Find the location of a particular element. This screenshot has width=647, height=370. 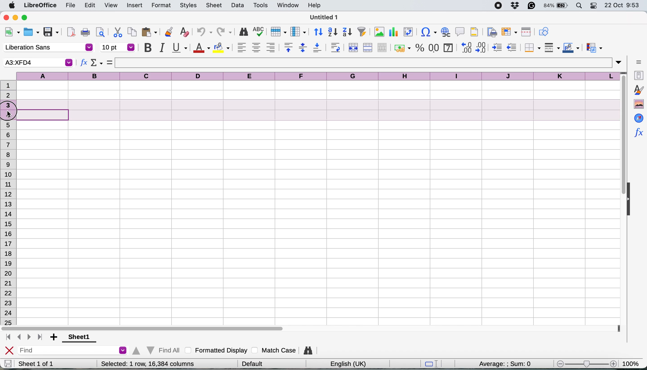

new is located at coordinates (12, 33).